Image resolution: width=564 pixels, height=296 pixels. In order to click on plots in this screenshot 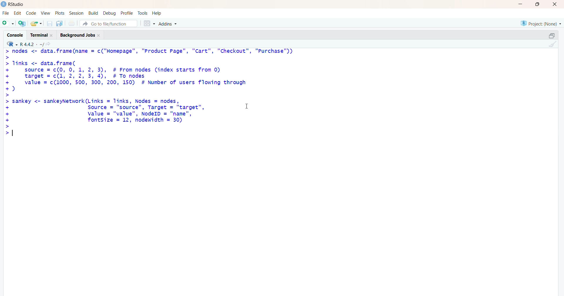, I will do `click(58, 12)`.